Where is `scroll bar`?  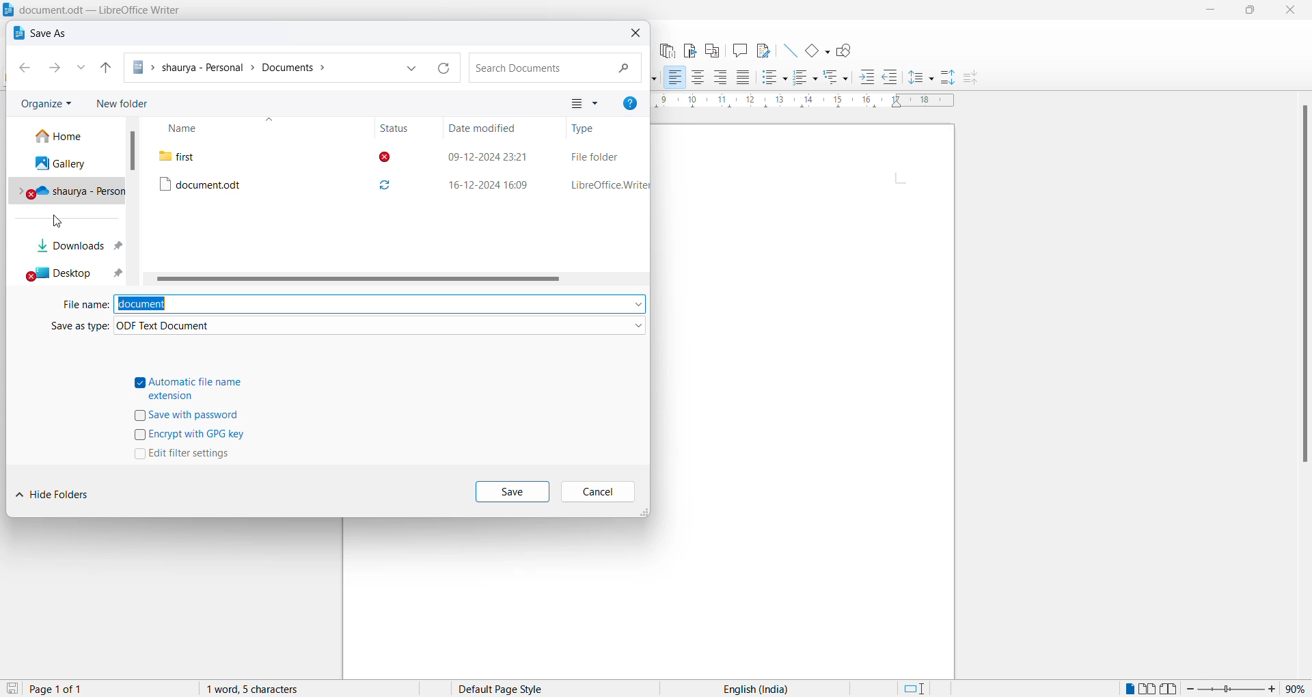 scroll bar is located at coordinates (135, 152).